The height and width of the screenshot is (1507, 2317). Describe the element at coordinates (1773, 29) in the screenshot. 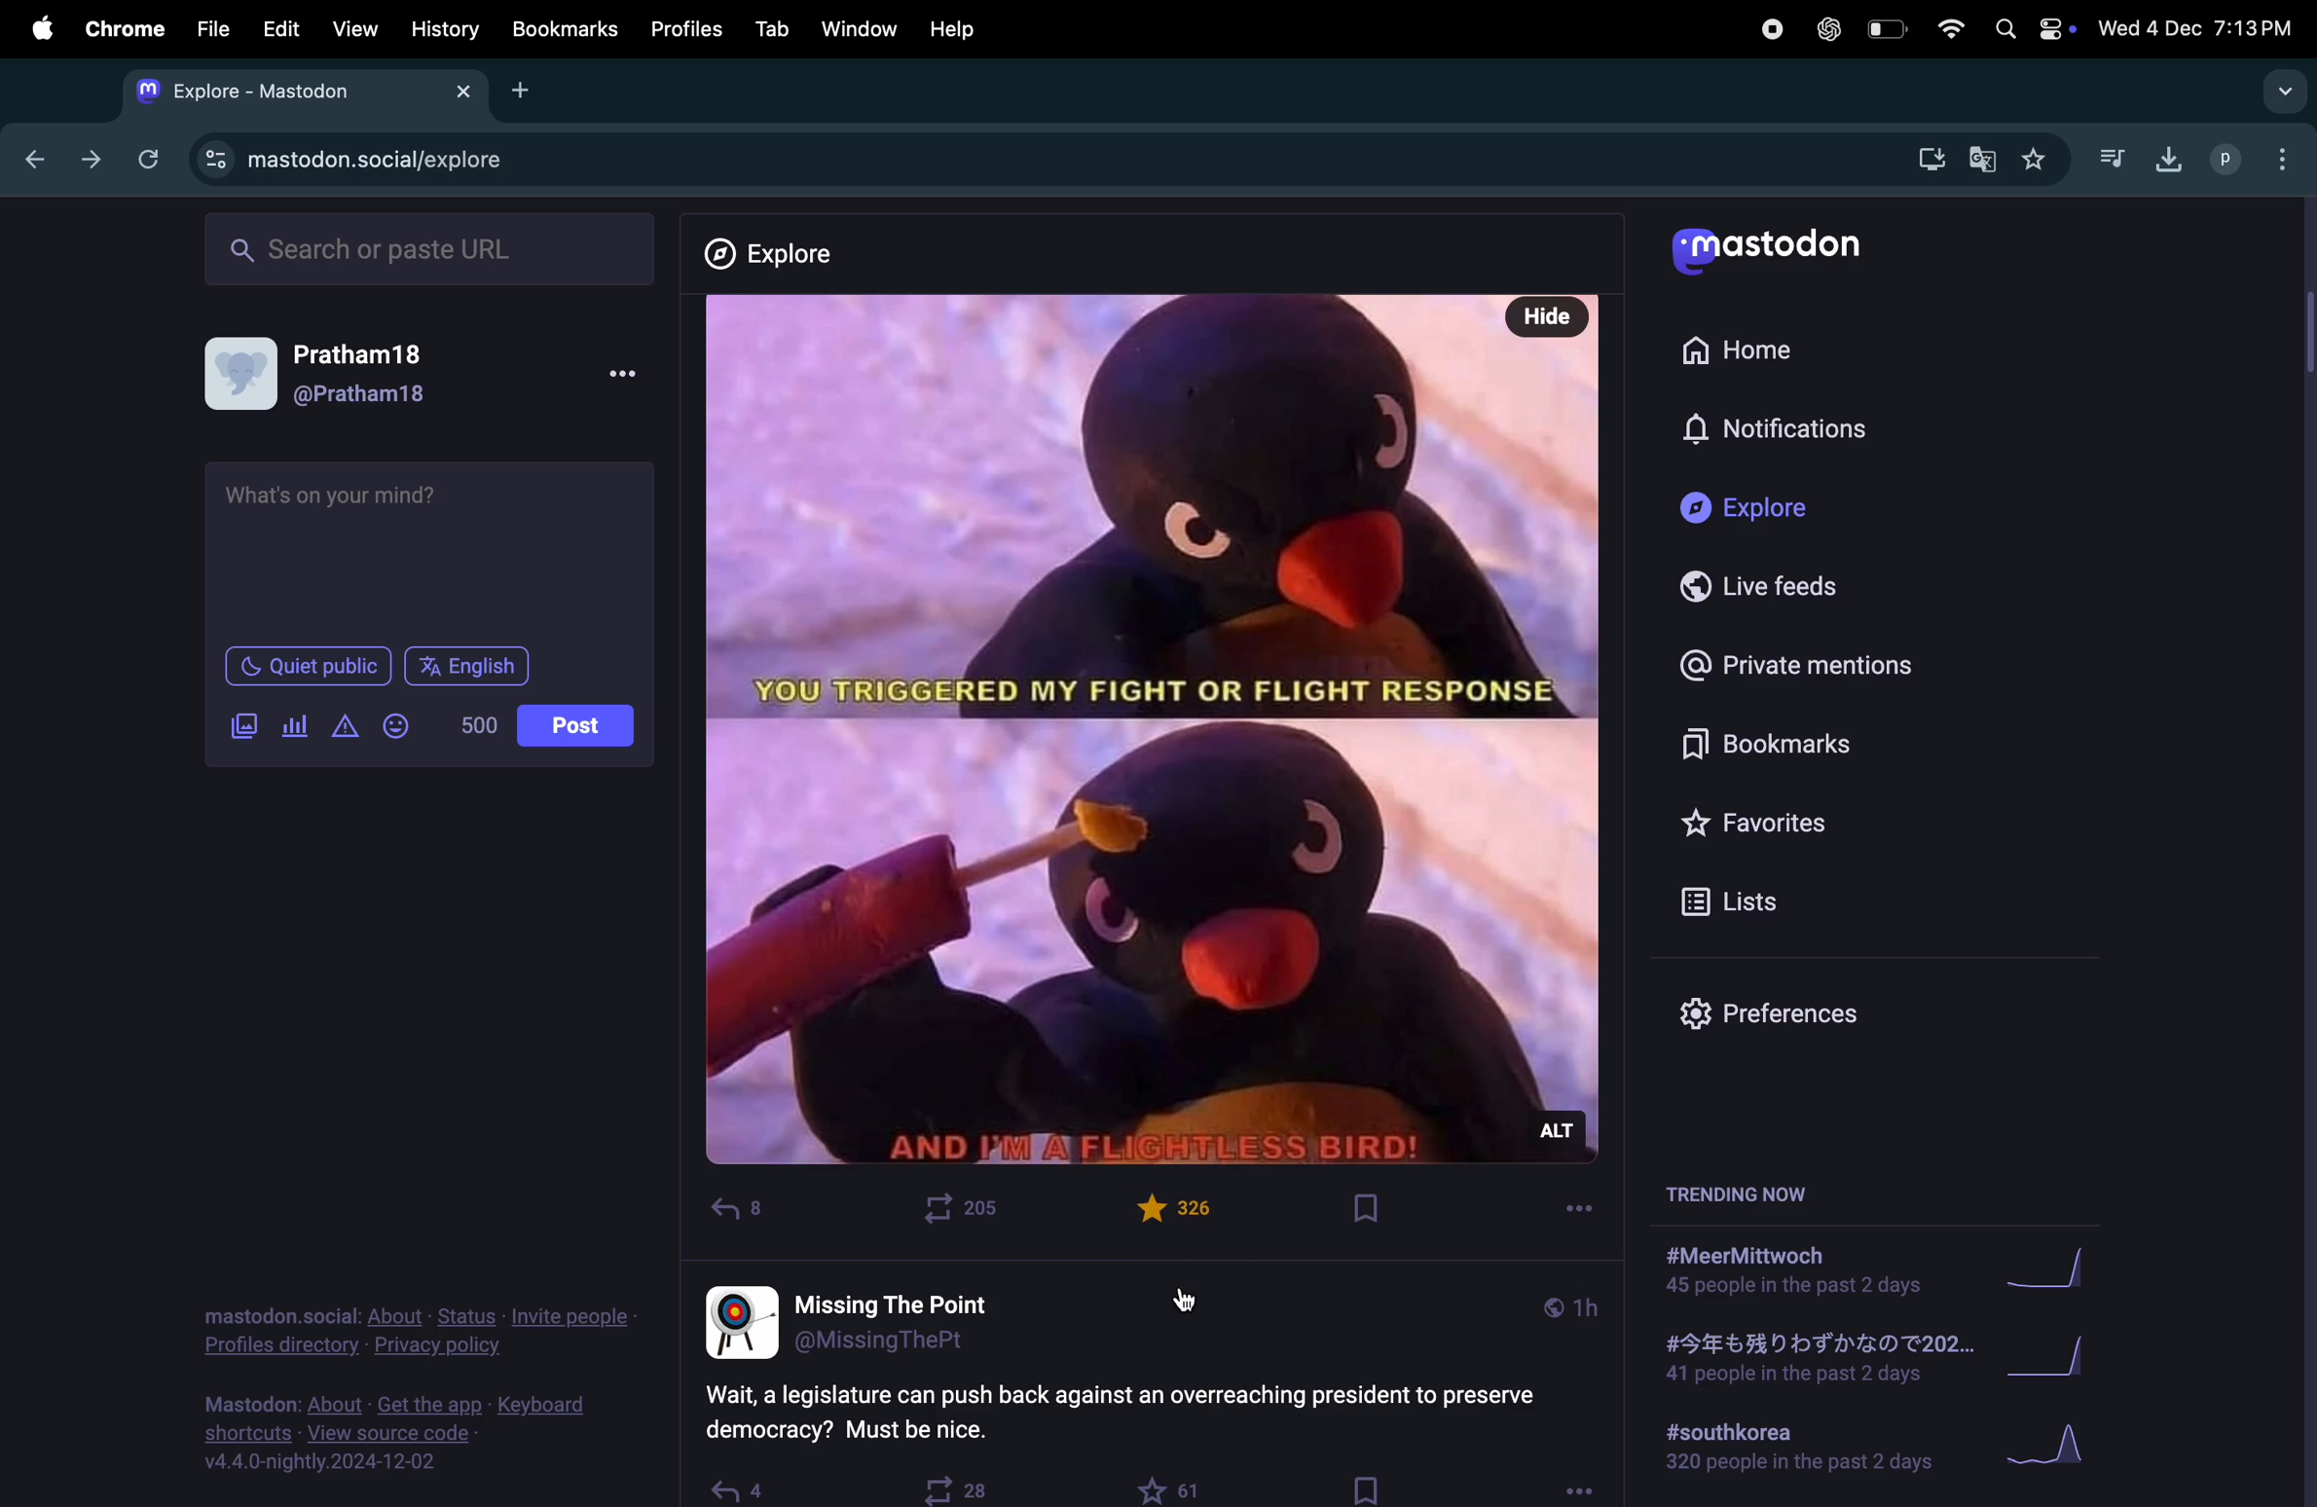

I see `record` at that location.